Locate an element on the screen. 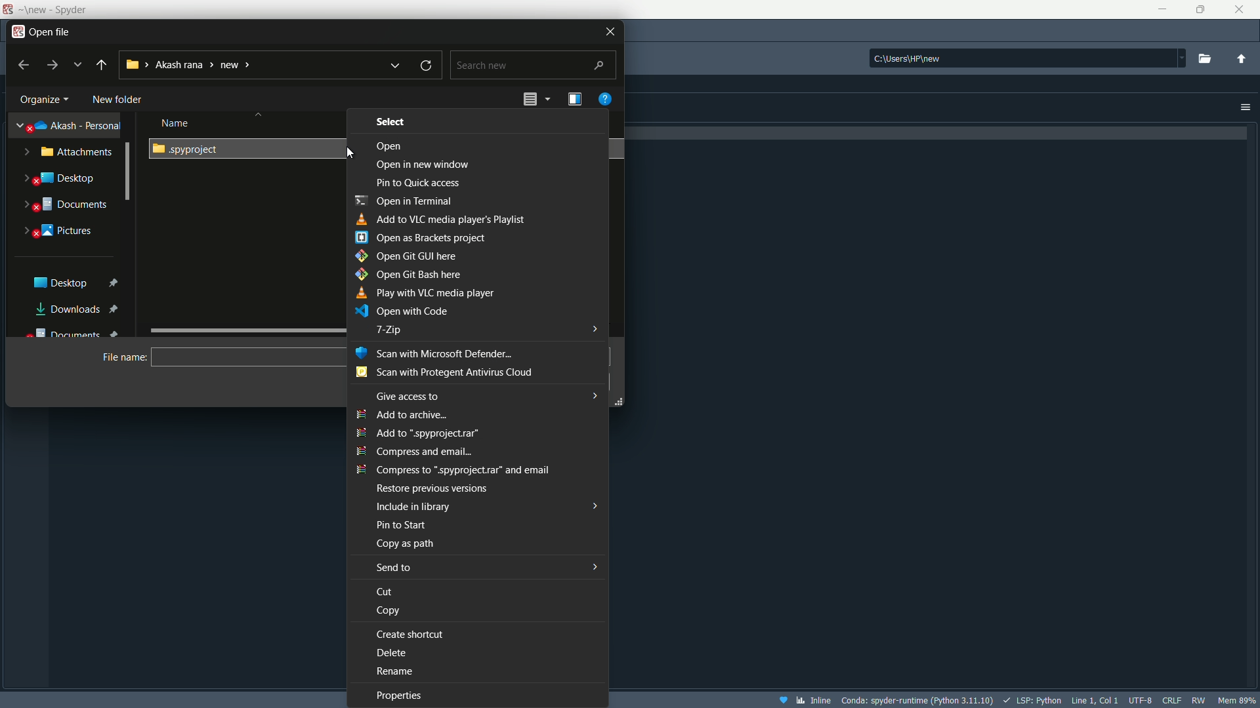  app icon is located at coordinates (17, 31).